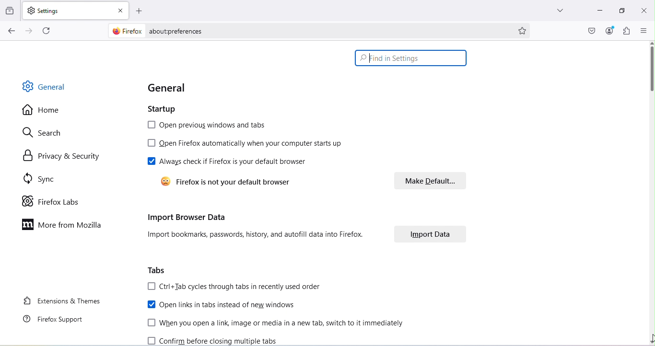  What do you see at coordinates (609, 31) in the screenshot?
I see `Account` at bounding box center [609, 31].